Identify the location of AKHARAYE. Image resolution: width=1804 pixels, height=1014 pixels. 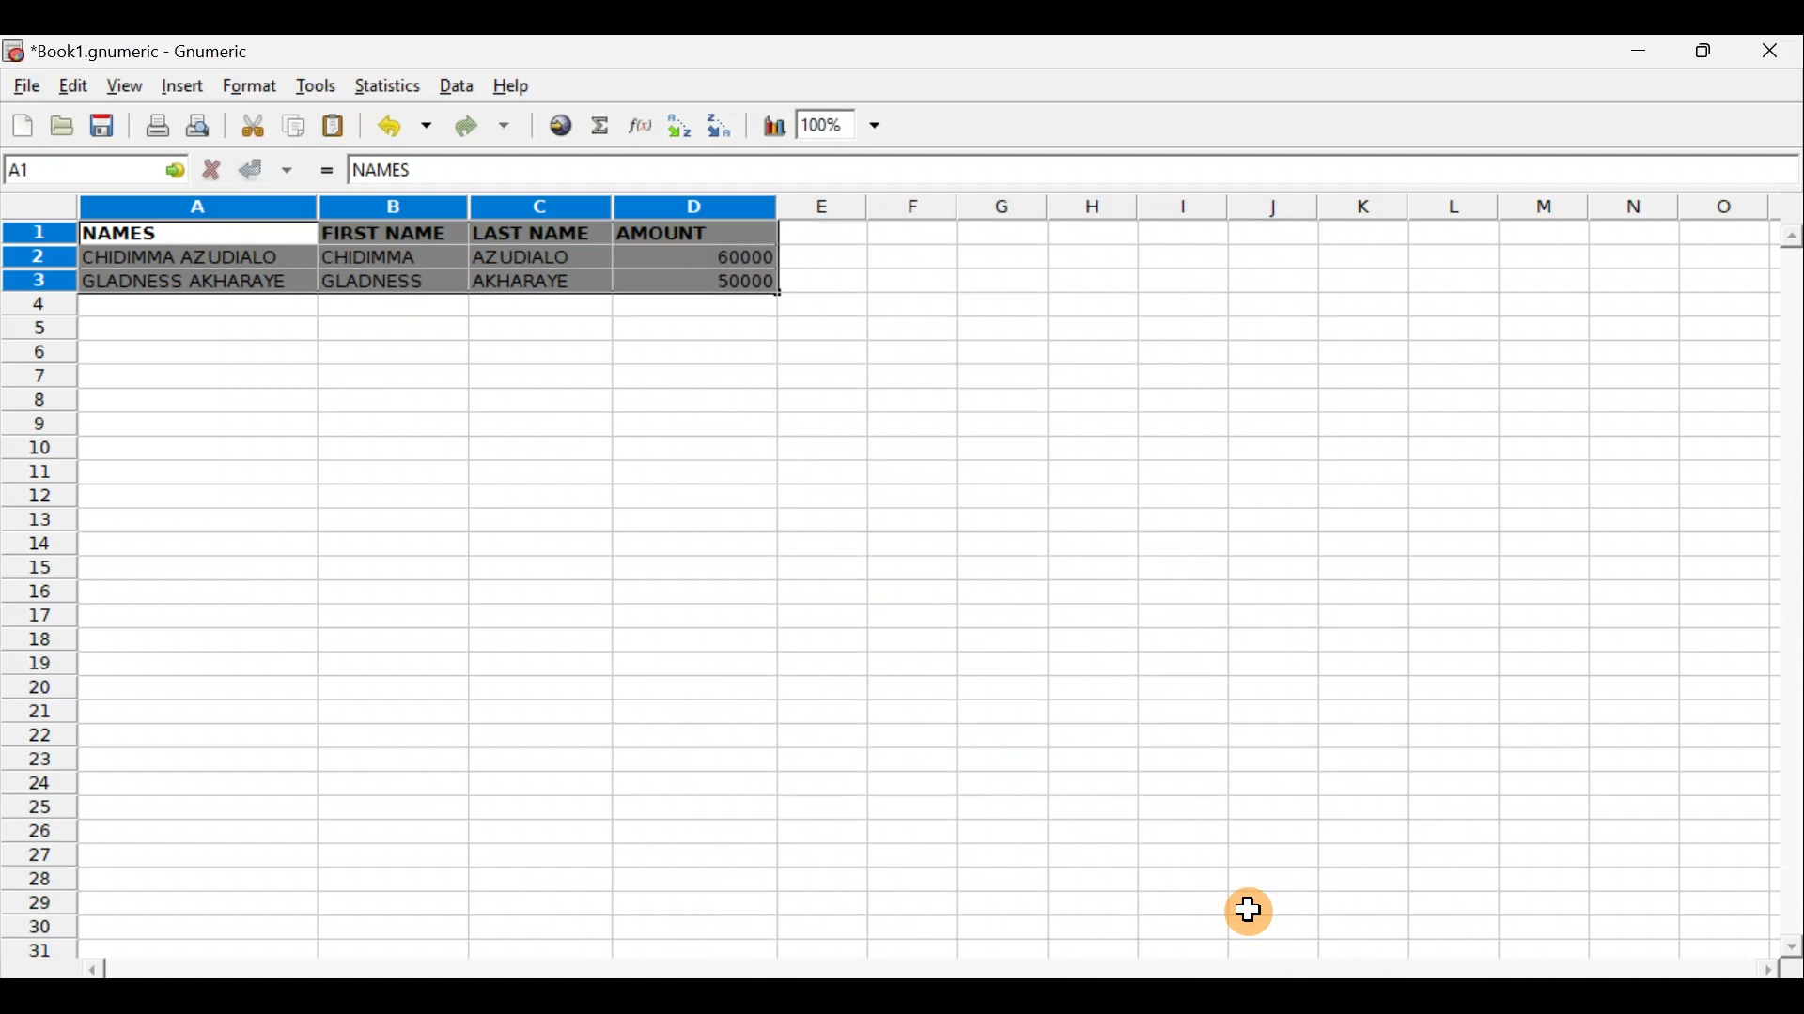
(537, 260).